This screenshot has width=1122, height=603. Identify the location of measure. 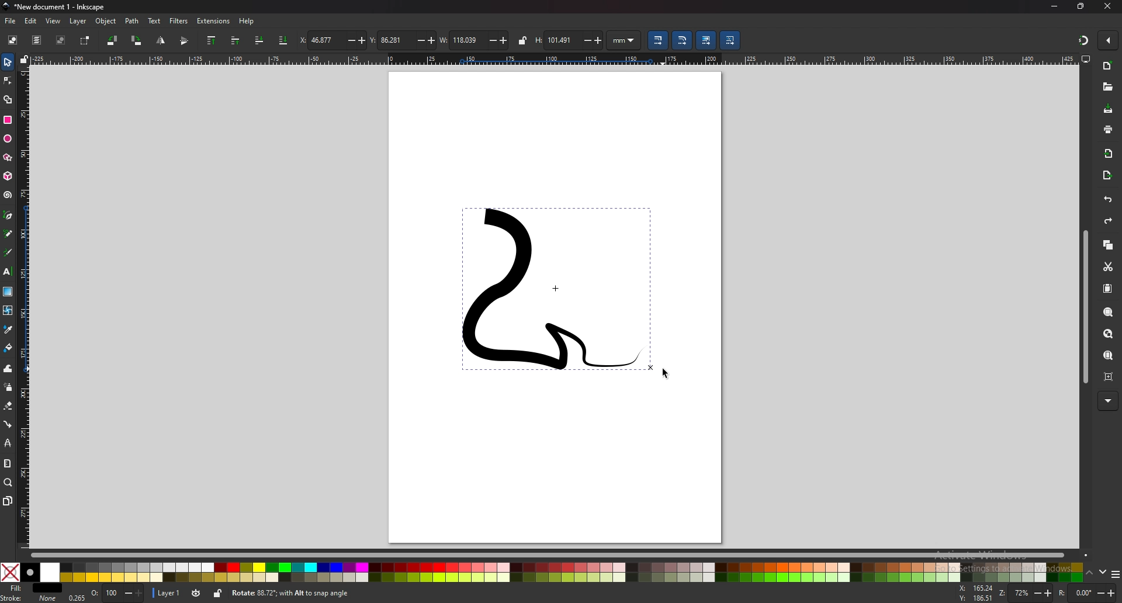
(6, 462).